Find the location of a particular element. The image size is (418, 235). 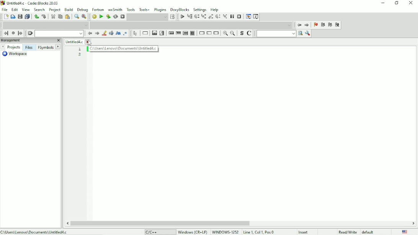

Selection is located at coordinates (162, 33).